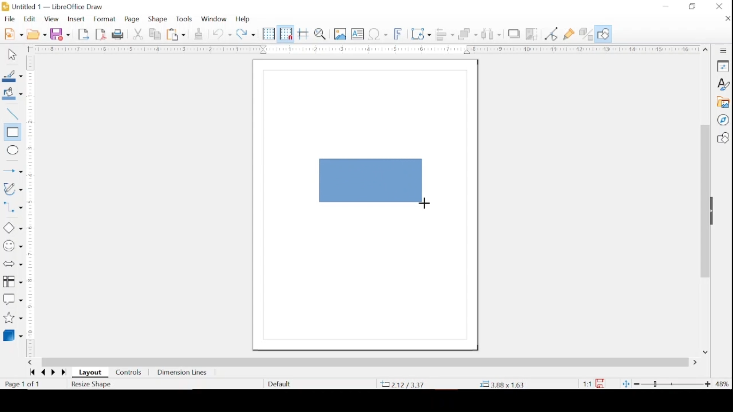 This screenshot has height=412, width=733. Describe the element at coordinates (422, 34) in the screenshot. I see `transformations` at that location.